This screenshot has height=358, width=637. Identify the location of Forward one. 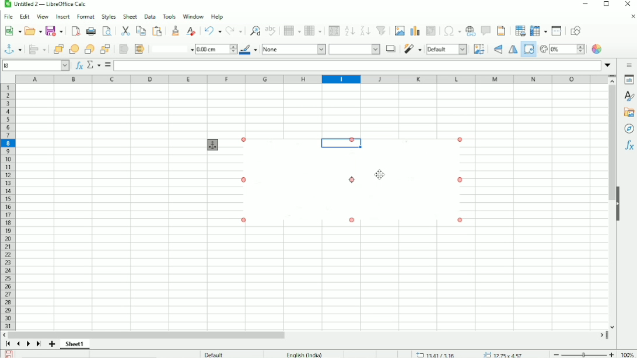
(73, 48).